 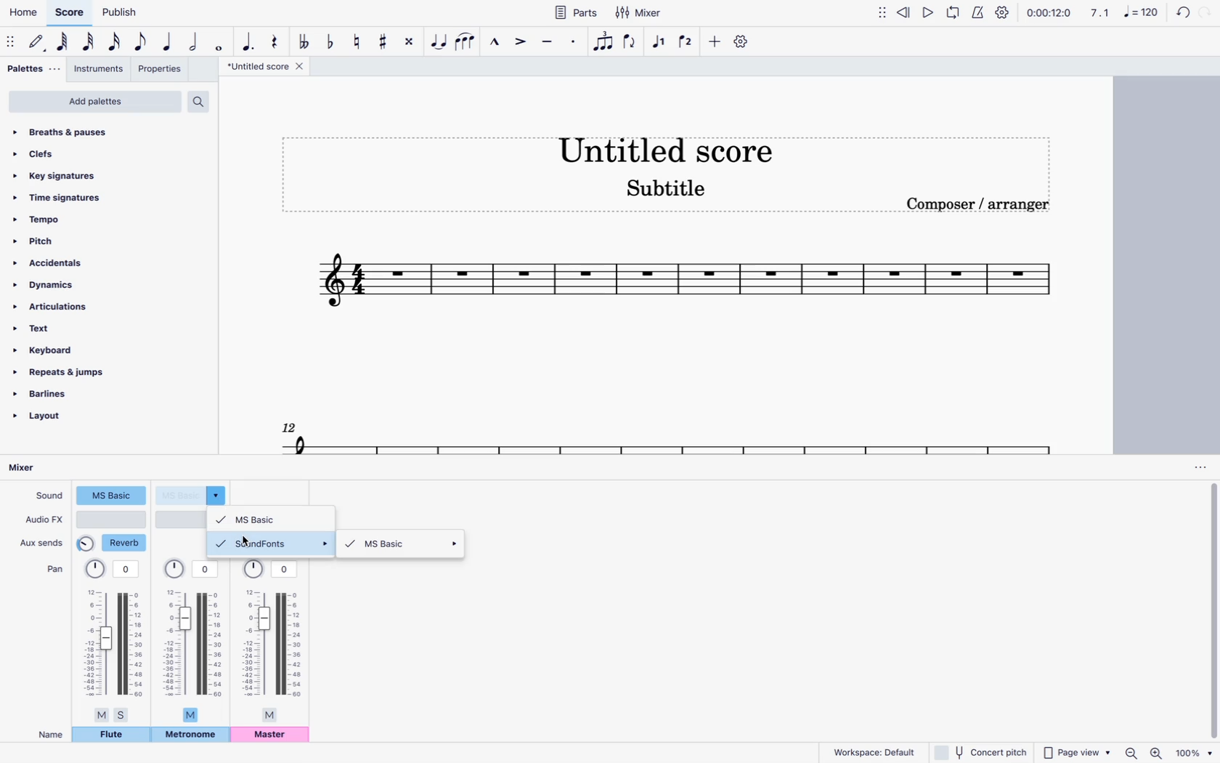 What do you see at coordinates (330, 40) in the screenshot?
I see `toggle flat` at bounding box center [330, 40].